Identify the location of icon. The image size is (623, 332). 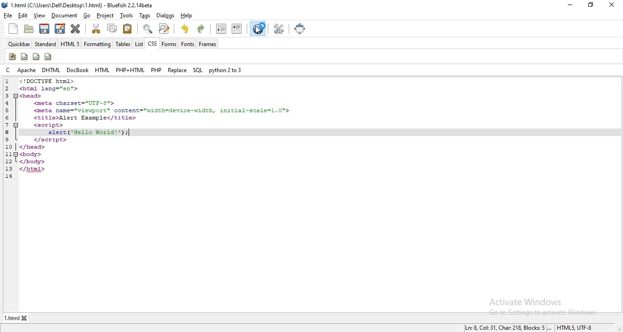
(36, 57).